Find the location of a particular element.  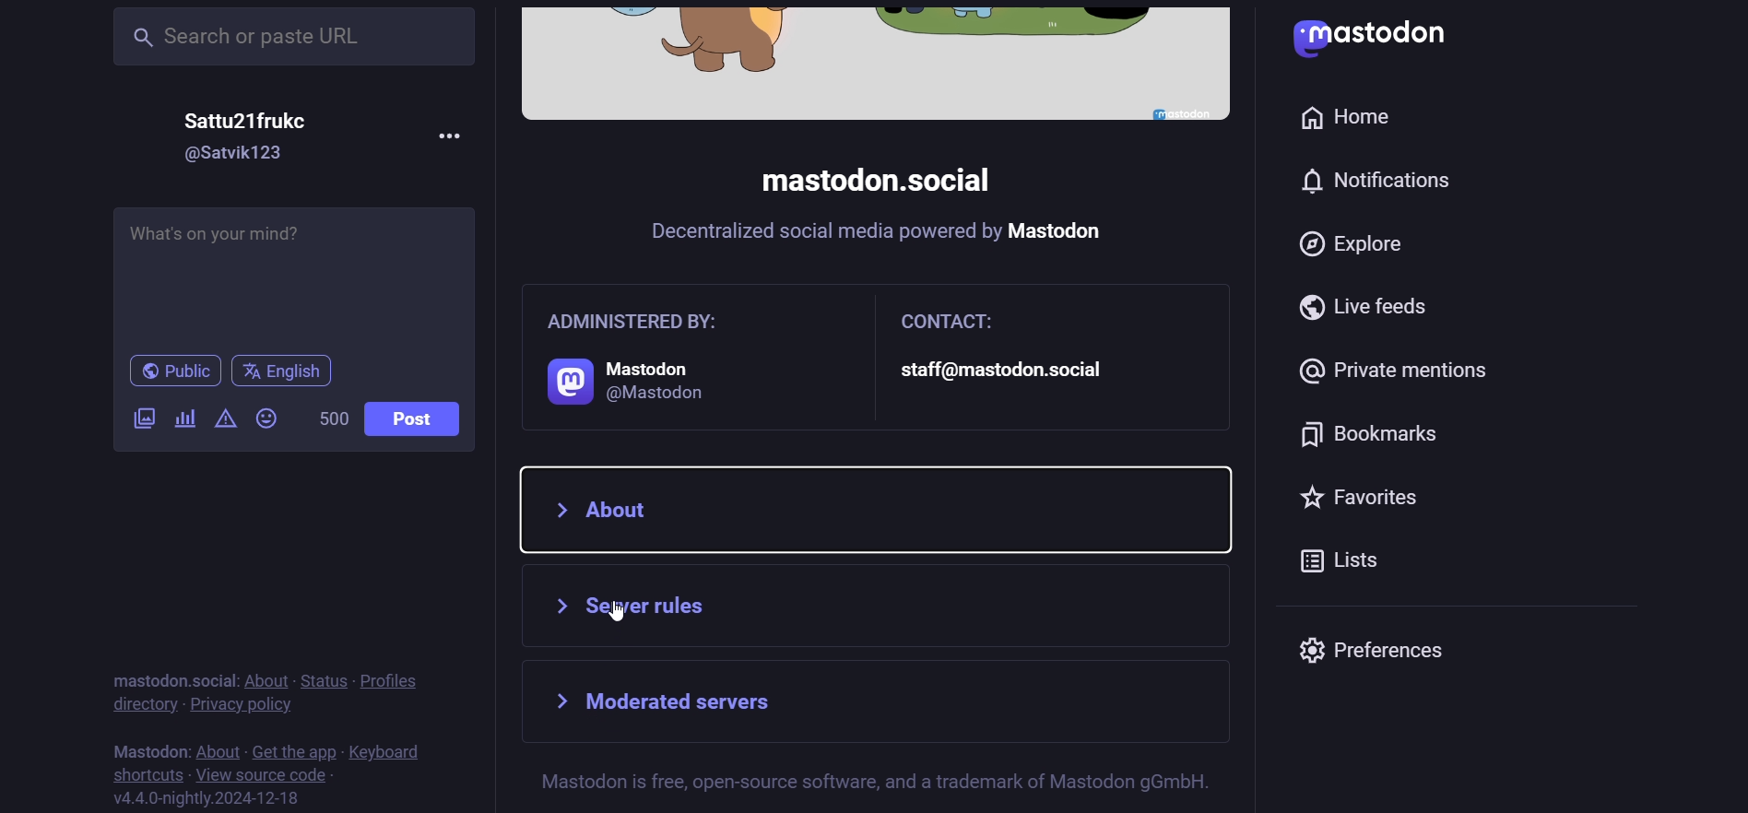

english is located at coordinates (285, 371).